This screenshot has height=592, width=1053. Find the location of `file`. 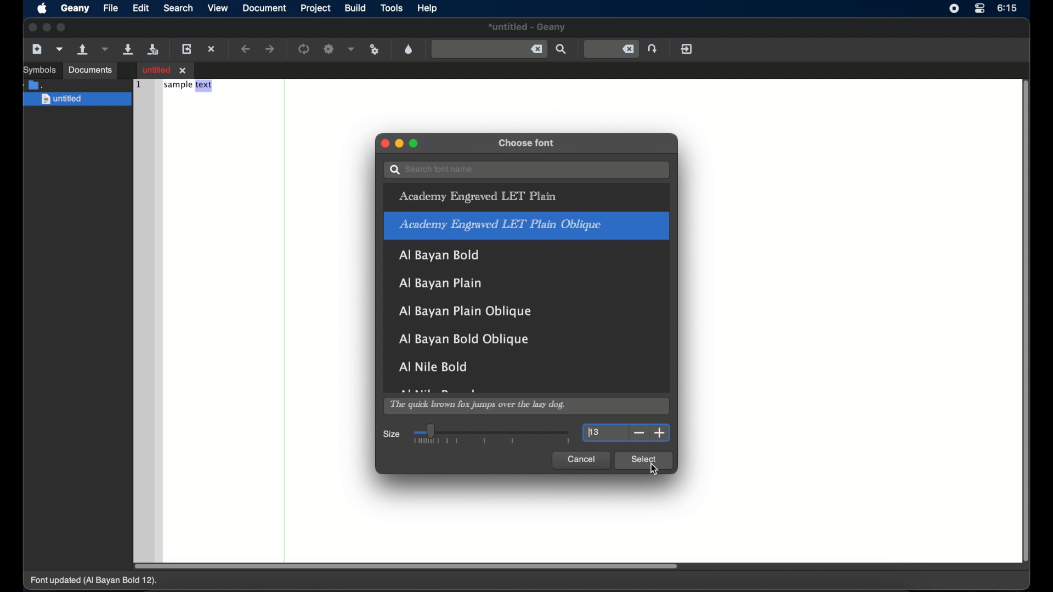

file is located at coordinates (111, 8).